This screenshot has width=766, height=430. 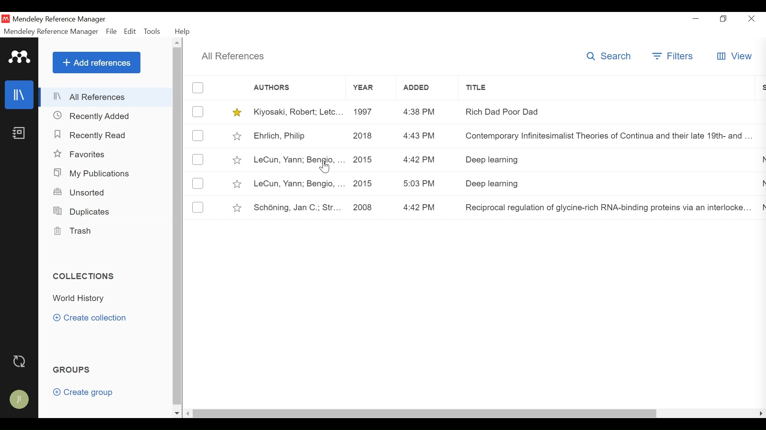 I want to click on LeCun, Yann, Bengio, so click(x=298, y=160).